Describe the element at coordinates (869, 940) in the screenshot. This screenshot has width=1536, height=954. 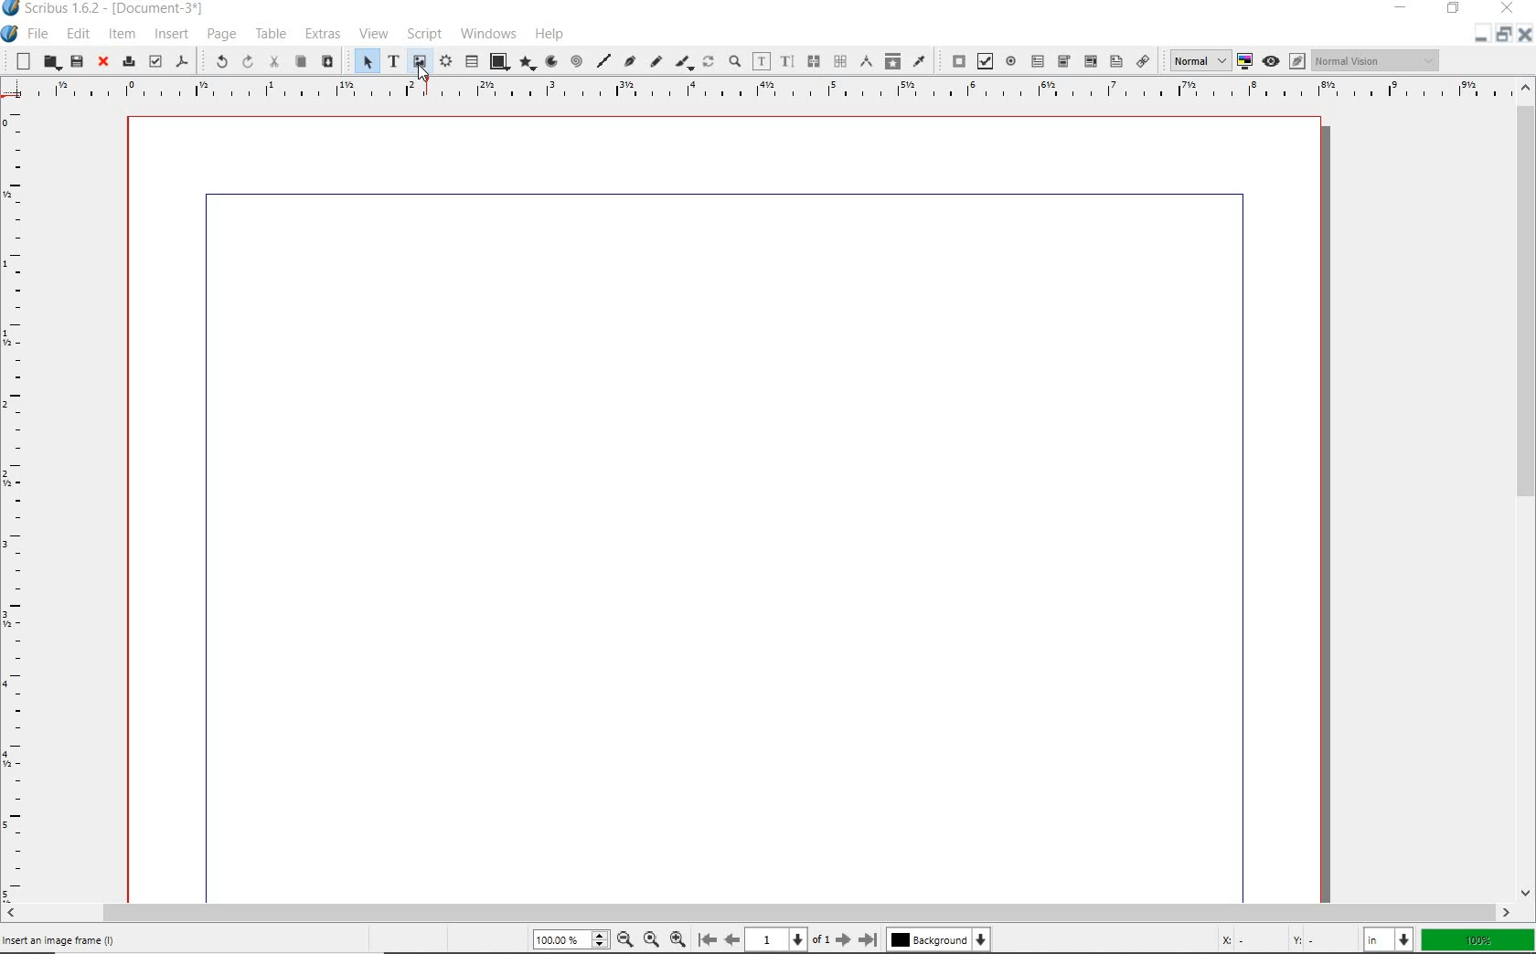
I see `last` at that location.